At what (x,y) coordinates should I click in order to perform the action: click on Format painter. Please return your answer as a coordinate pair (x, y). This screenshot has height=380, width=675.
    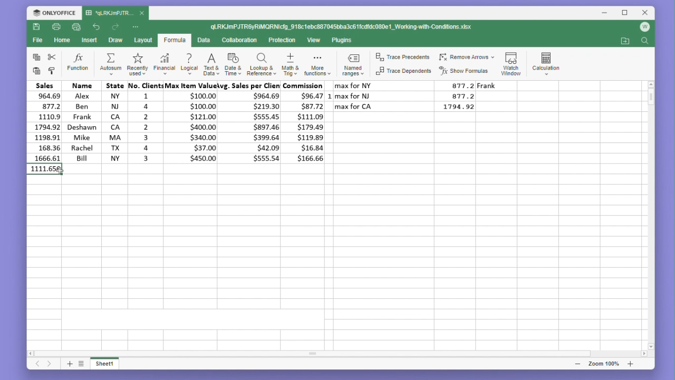
    Looking at the image, I should click on (52, 71).